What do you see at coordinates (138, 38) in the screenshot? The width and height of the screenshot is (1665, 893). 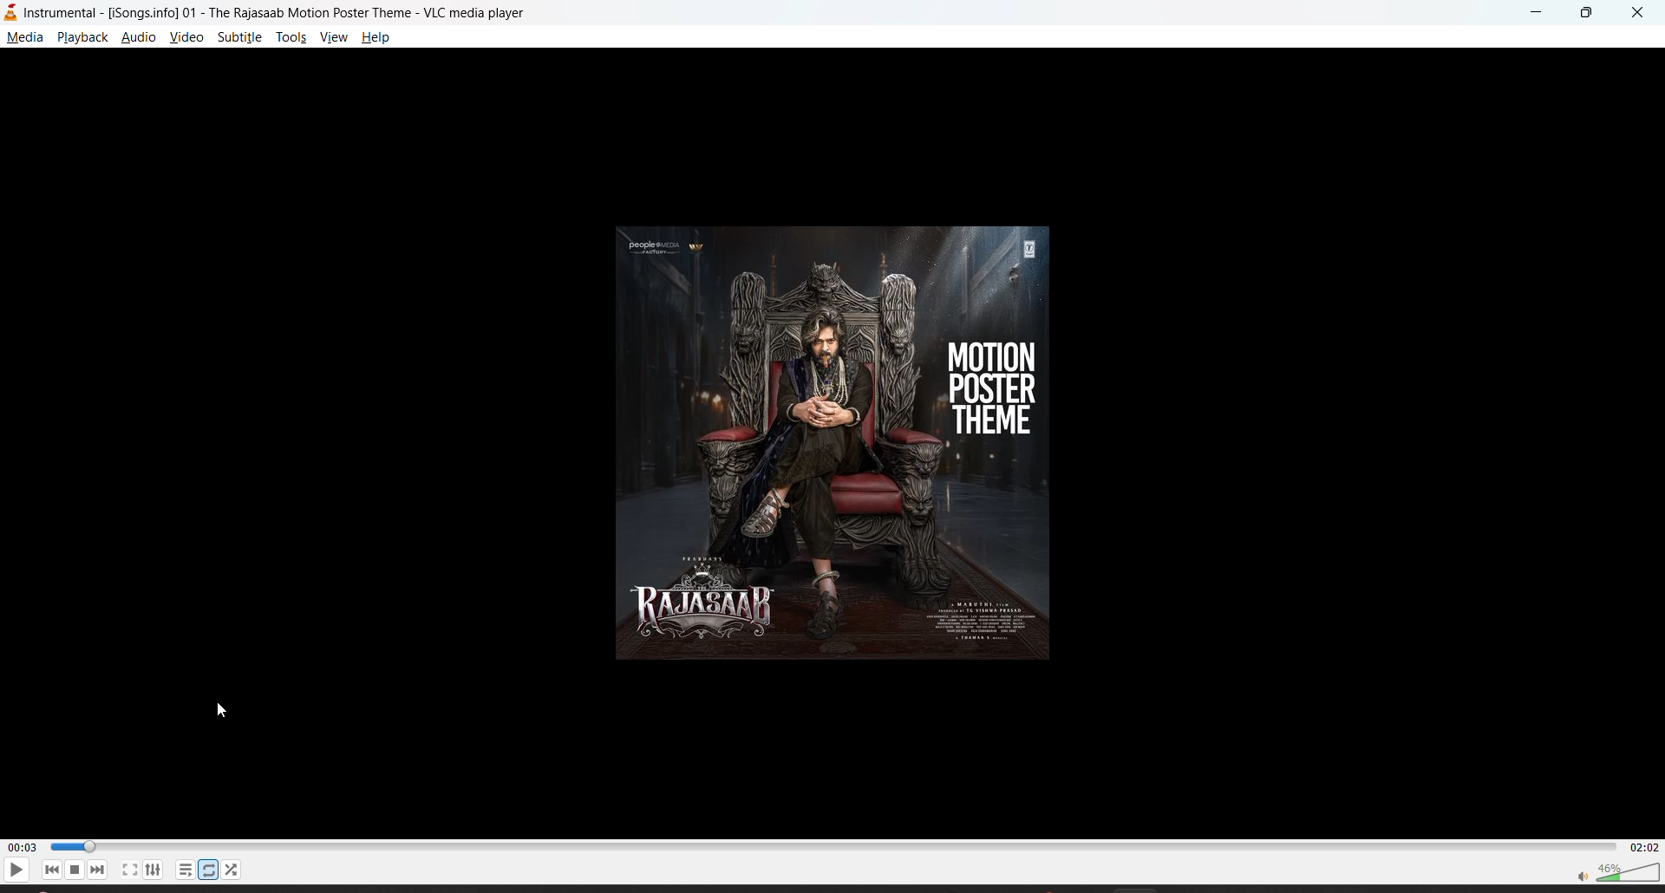 I see `audio` at bounding box center [138, 38].